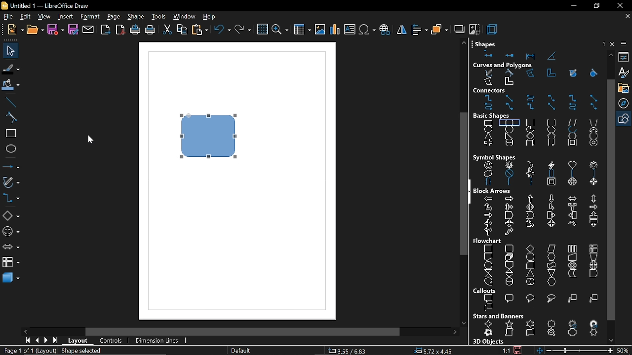  What do you see at coordinates (540, 103) in the screenshot?
I see `connectors` at bounding box center [540, 103].